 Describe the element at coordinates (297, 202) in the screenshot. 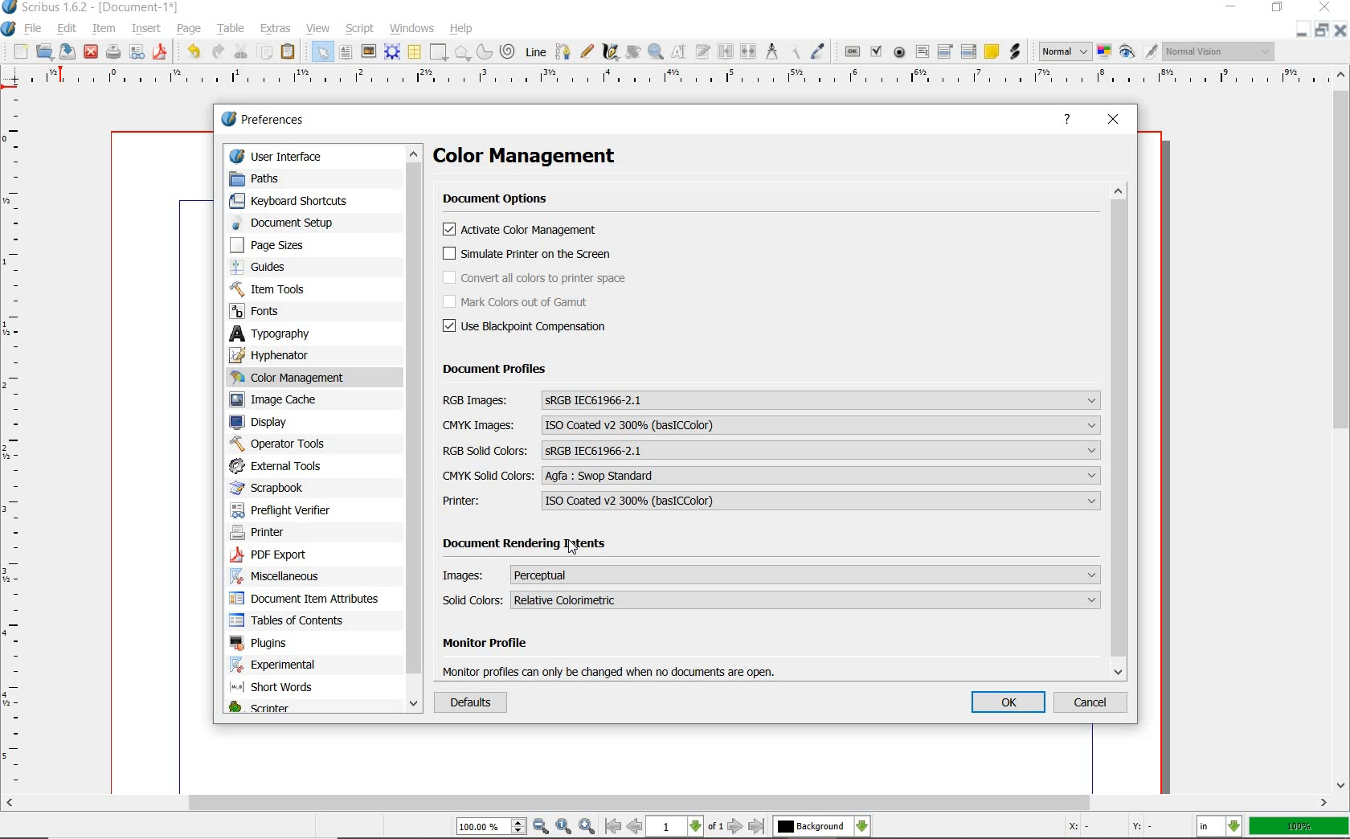

I see `keyboard shortcuts` at that location.